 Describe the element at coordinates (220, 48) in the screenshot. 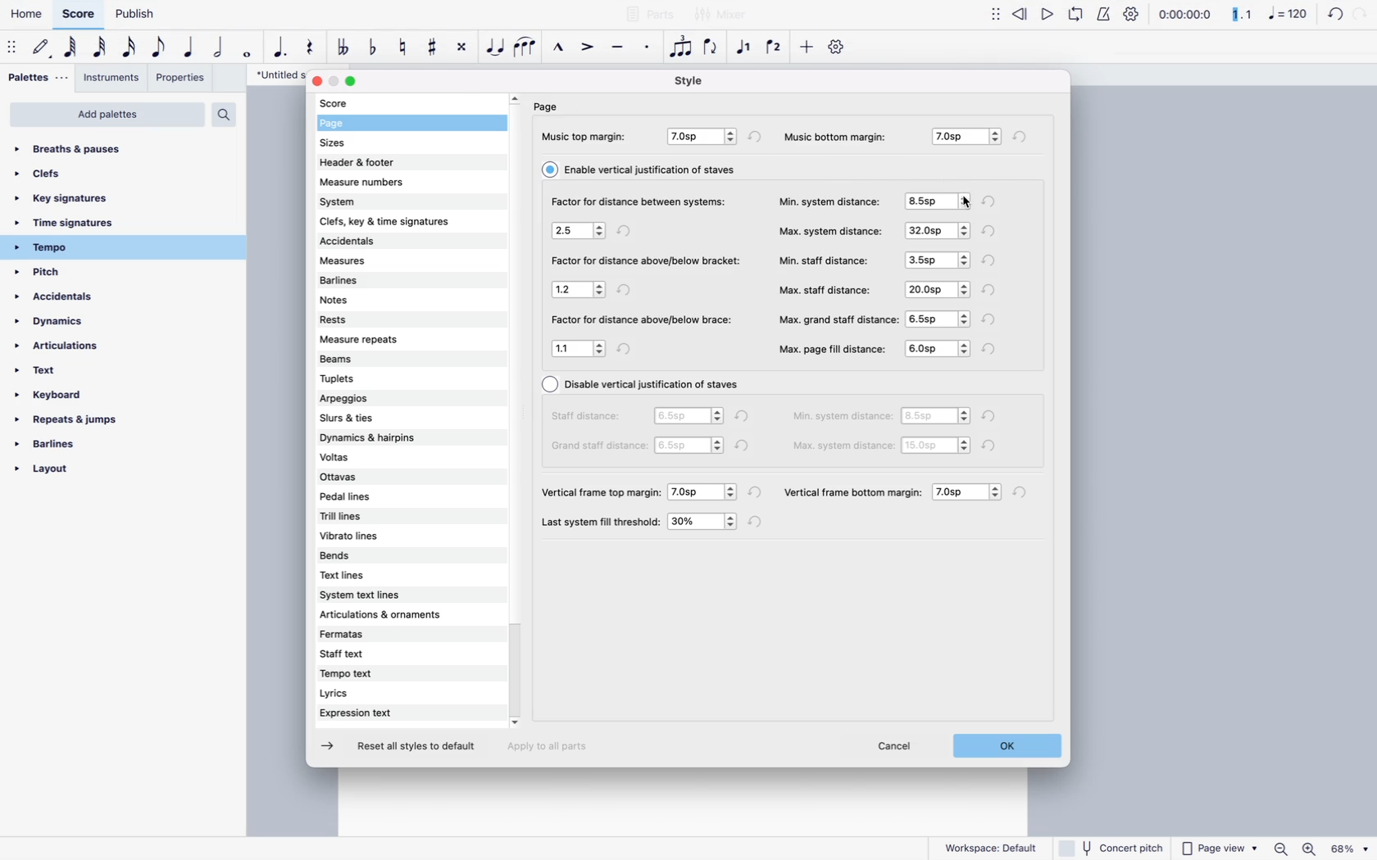

I see `half note` at that location.